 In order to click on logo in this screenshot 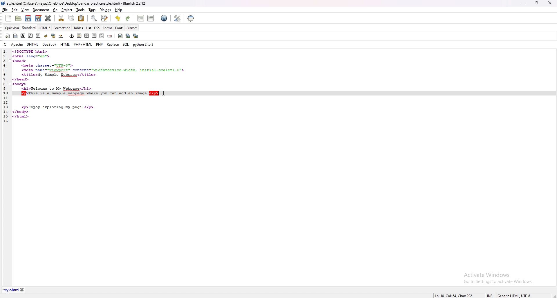, I will do `click(4, 3)`.